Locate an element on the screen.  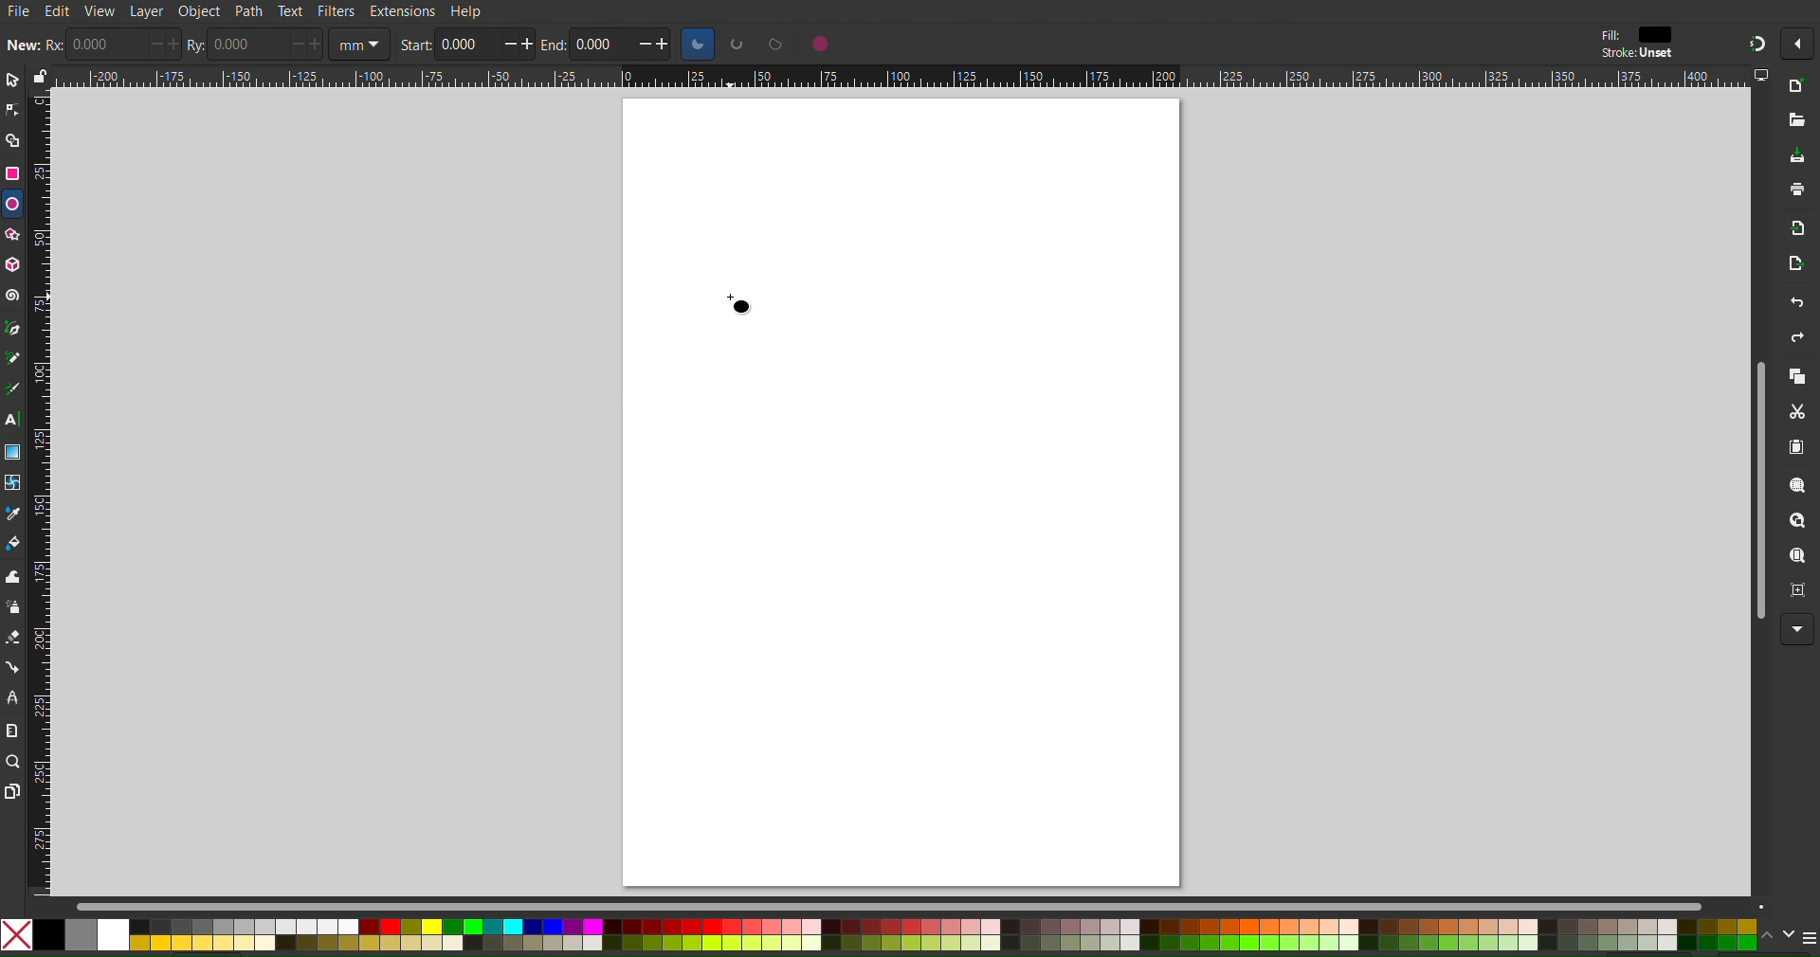
Import Bitmap is located at coordinates (1796, 228).